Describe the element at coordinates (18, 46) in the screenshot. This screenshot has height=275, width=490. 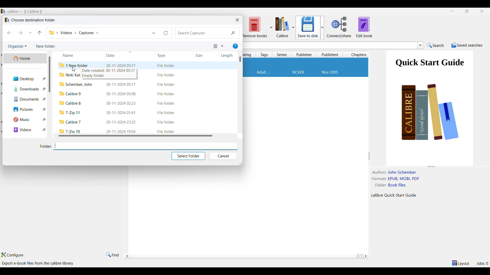
I see `Organize options` at that location.